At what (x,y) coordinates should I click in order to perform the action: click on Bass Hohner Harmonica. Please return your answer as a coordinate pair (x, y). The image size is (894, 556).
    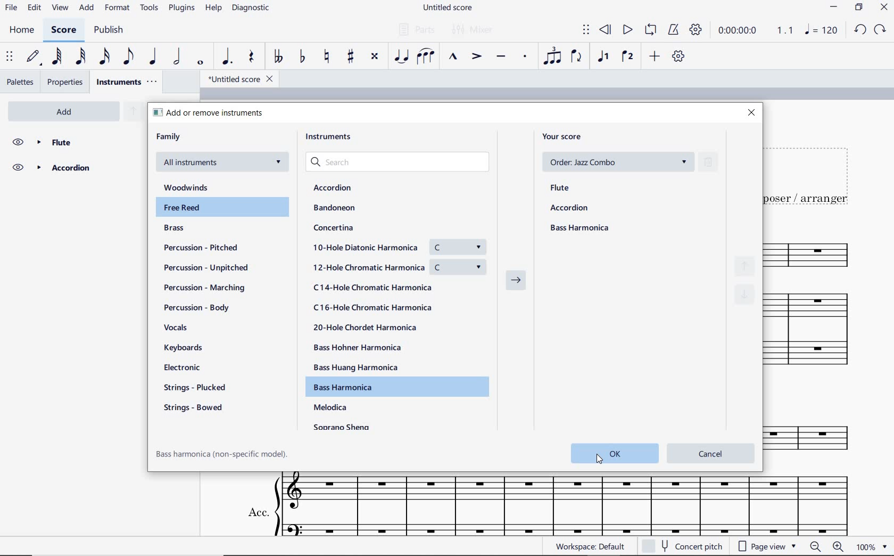
    Looking at the image, I should click on (358, 347).